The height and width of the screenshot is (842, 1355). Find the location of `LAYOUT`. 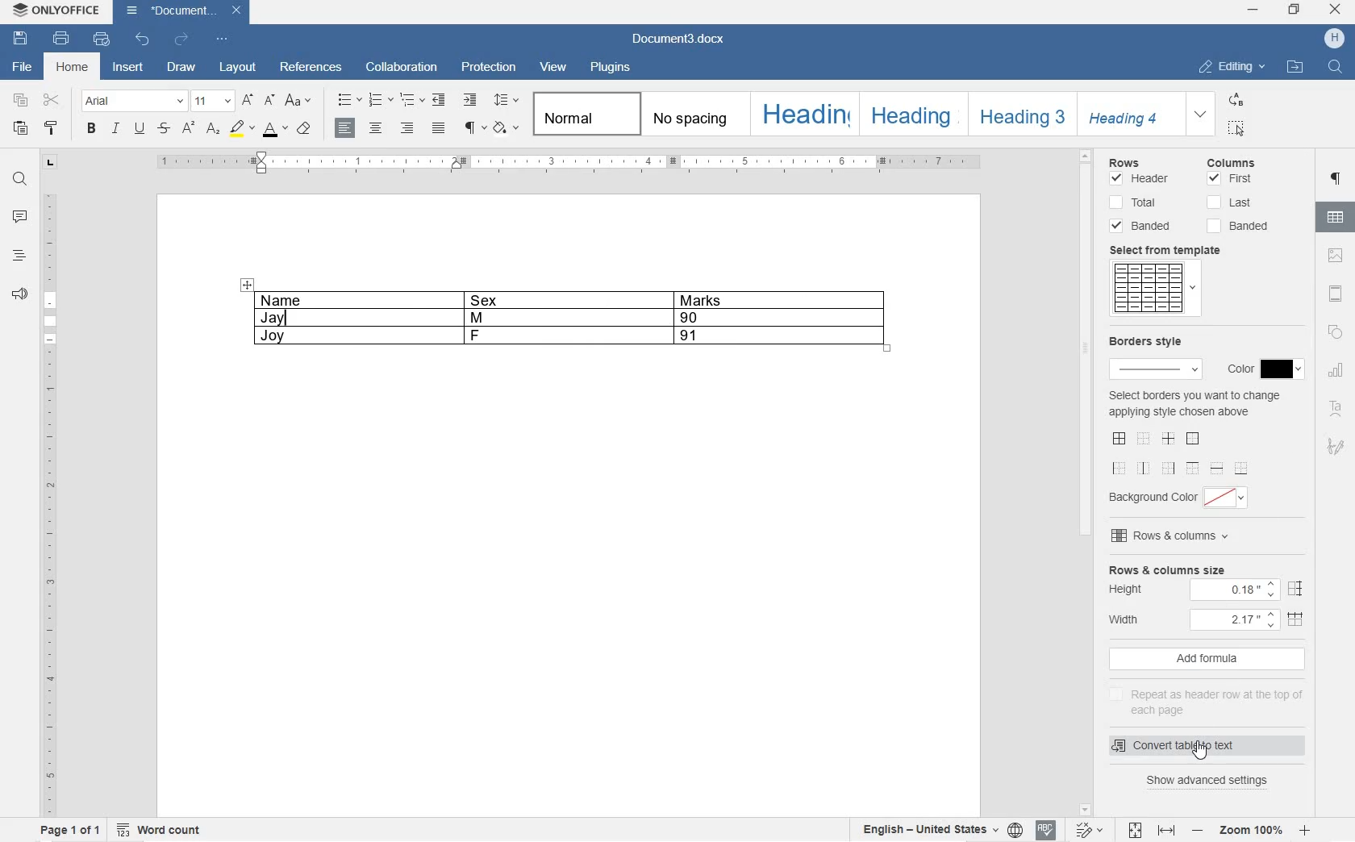

LAYOUT is located at coordinates (236, 68).